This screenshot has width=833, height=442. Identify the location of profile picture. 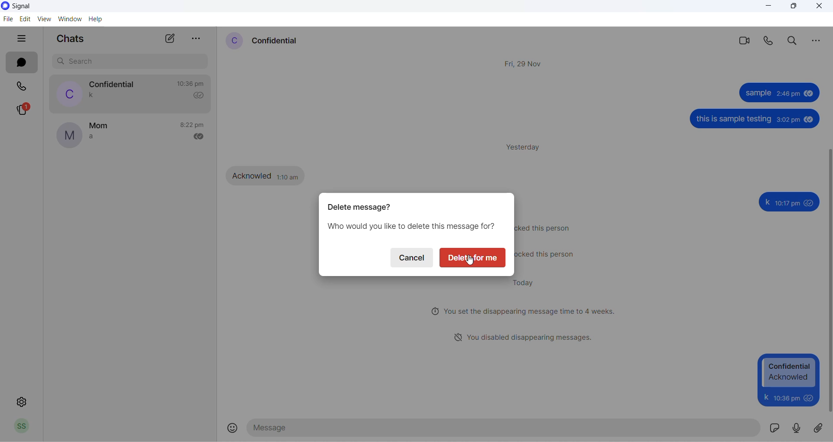
(71, 136).